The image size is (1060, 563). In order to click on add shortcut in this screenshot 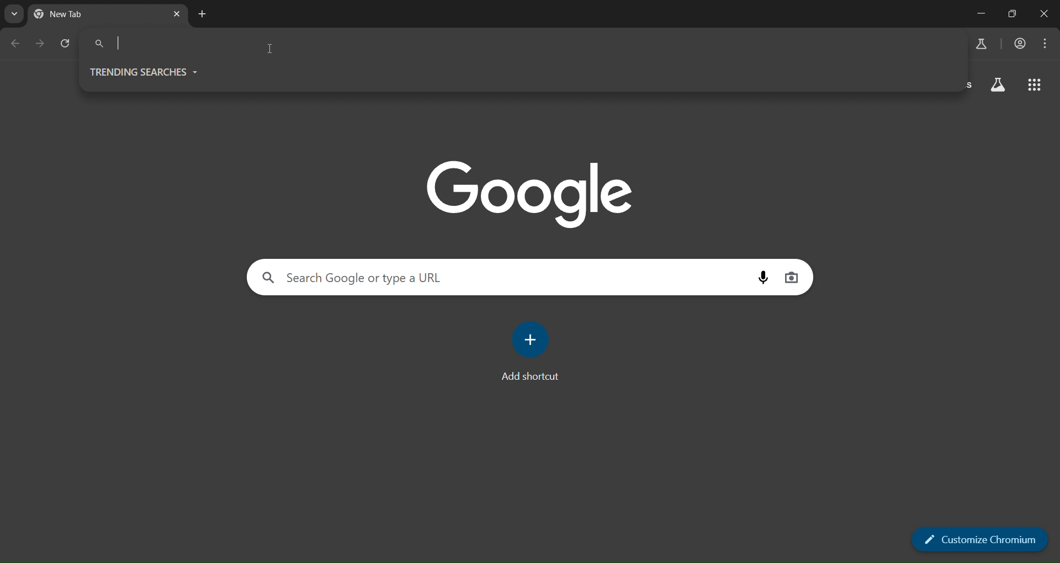, I will do `click(529, 351)`.